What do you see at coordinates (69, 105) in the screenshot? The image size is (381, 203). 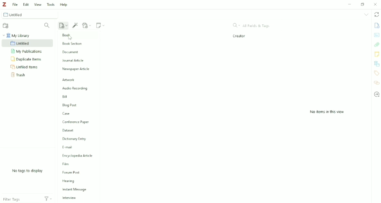 I see `Blog Post` at bounding box center [69, 105].